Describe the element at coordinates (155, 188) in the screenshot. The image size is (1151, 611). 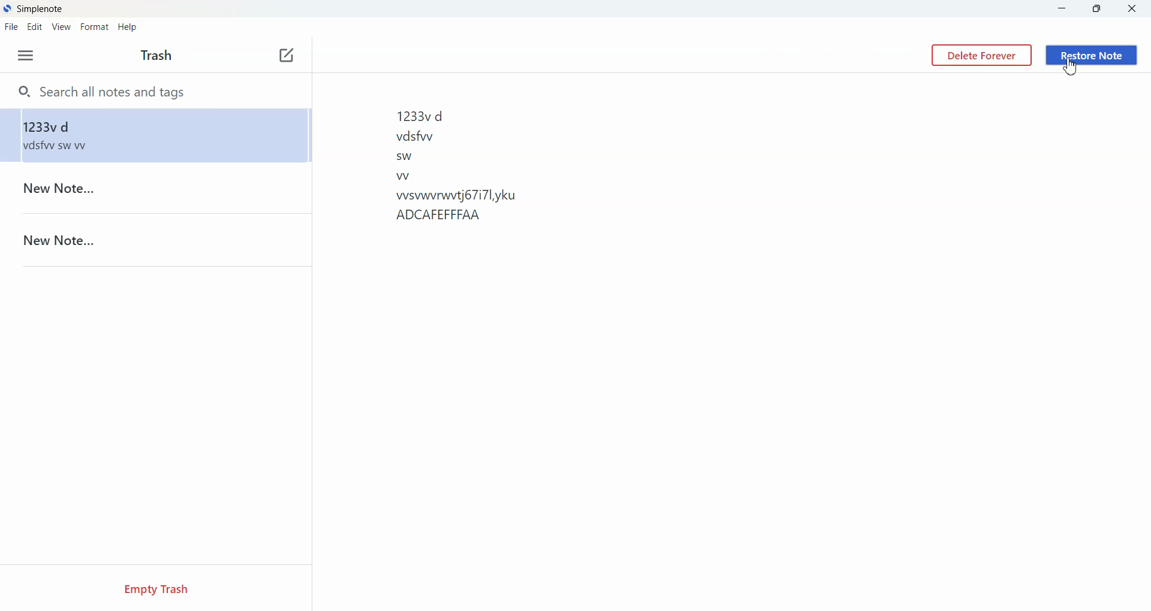
I see `New Note` at that location.